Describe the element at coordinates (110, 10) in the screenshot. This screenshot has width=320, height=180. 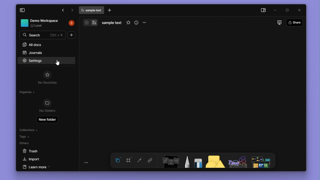
I see `new tab` at that location.